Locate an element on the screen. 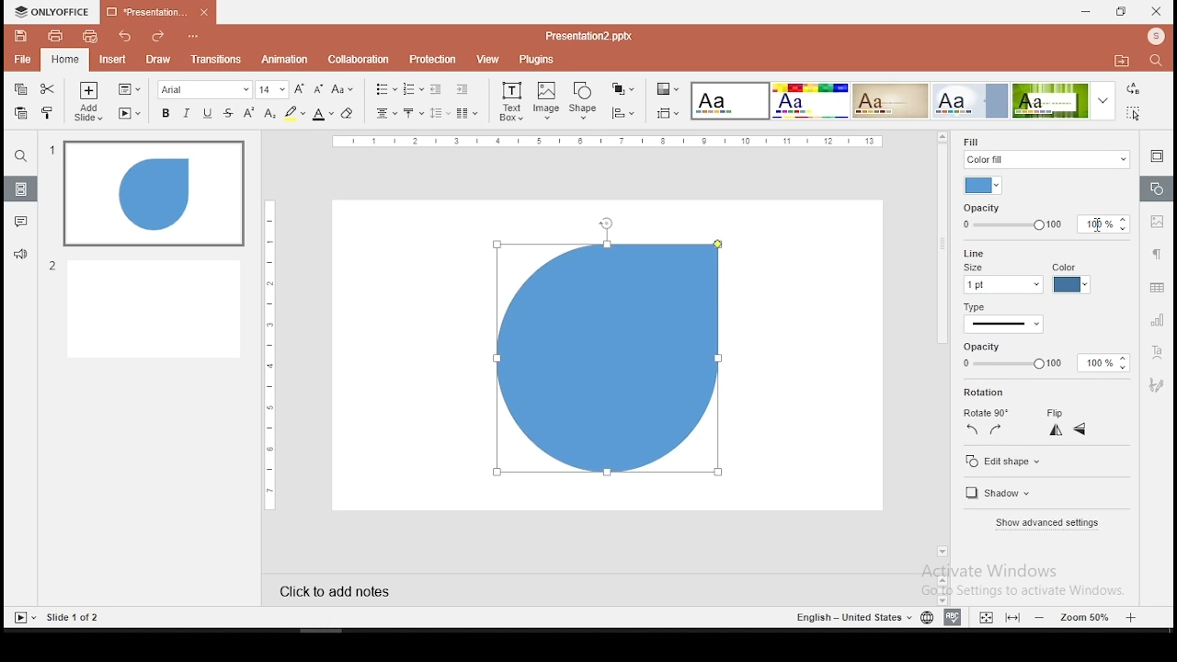 The height and width of the screenshot is (662, 1177). flip is located at coordinates (1056, 414).